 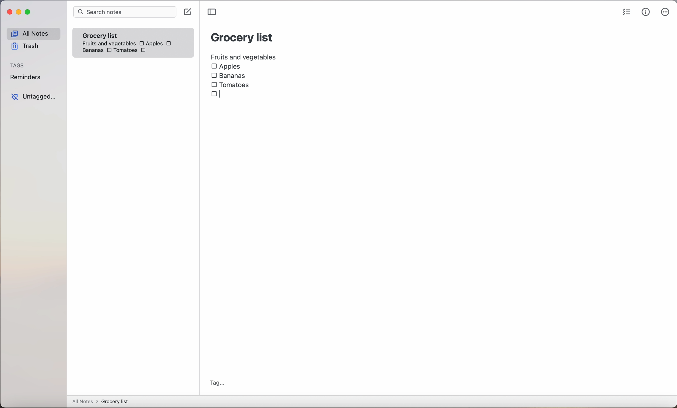 What do you see at coordinates (145, 52) in the screenshot?
I see `checkbox` at bounding box center [145, 52].